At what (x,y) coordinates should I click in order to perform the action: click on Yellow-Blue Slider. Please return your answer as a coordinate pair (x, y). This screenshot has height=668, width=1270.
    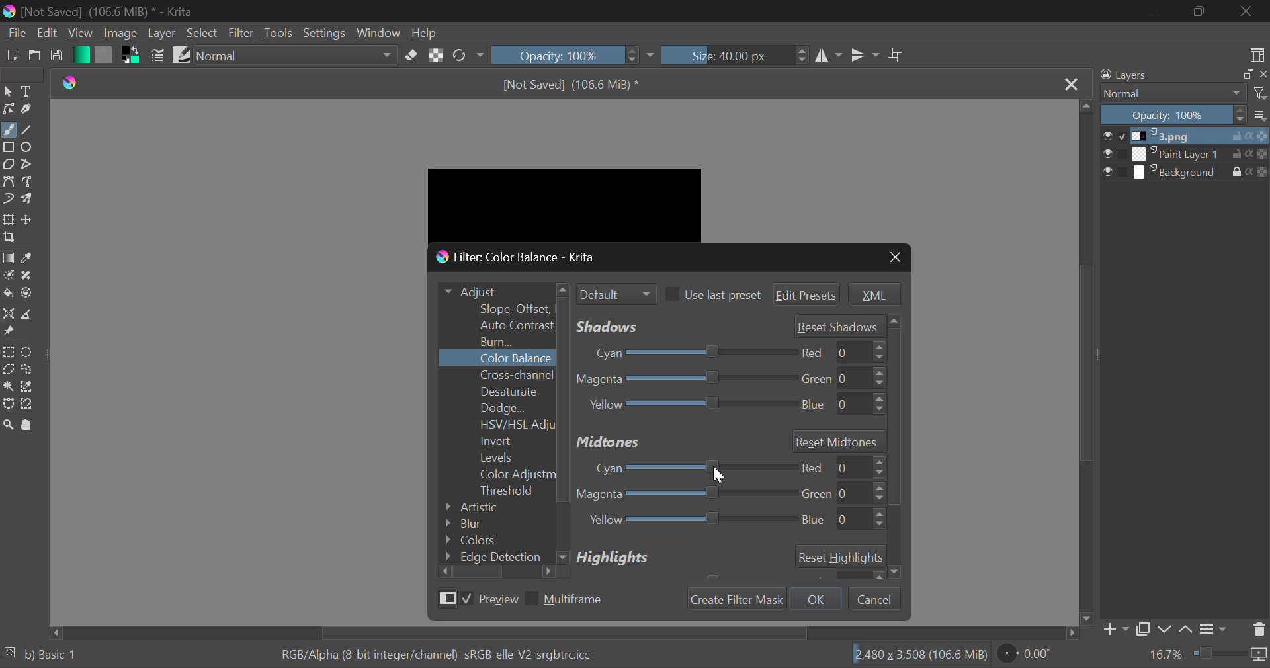
    Looking at the image, I should click on (685, 405).